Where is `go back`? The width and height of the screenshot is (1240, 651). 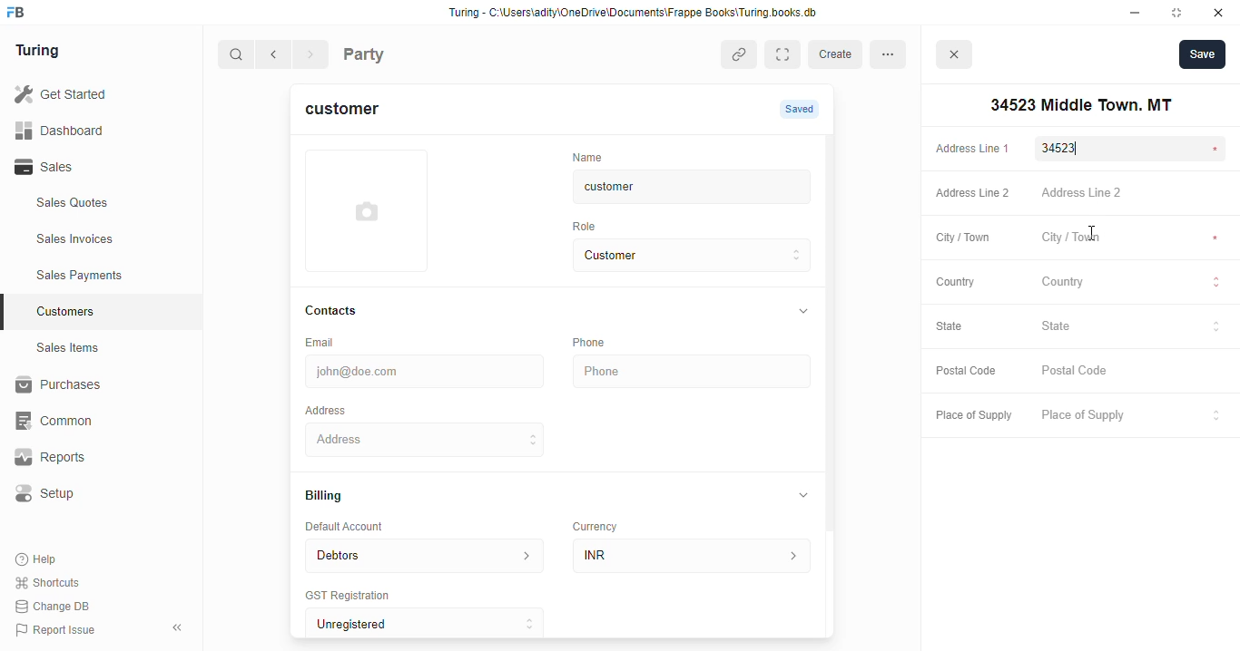
go back is located at coordinates (277, 55).